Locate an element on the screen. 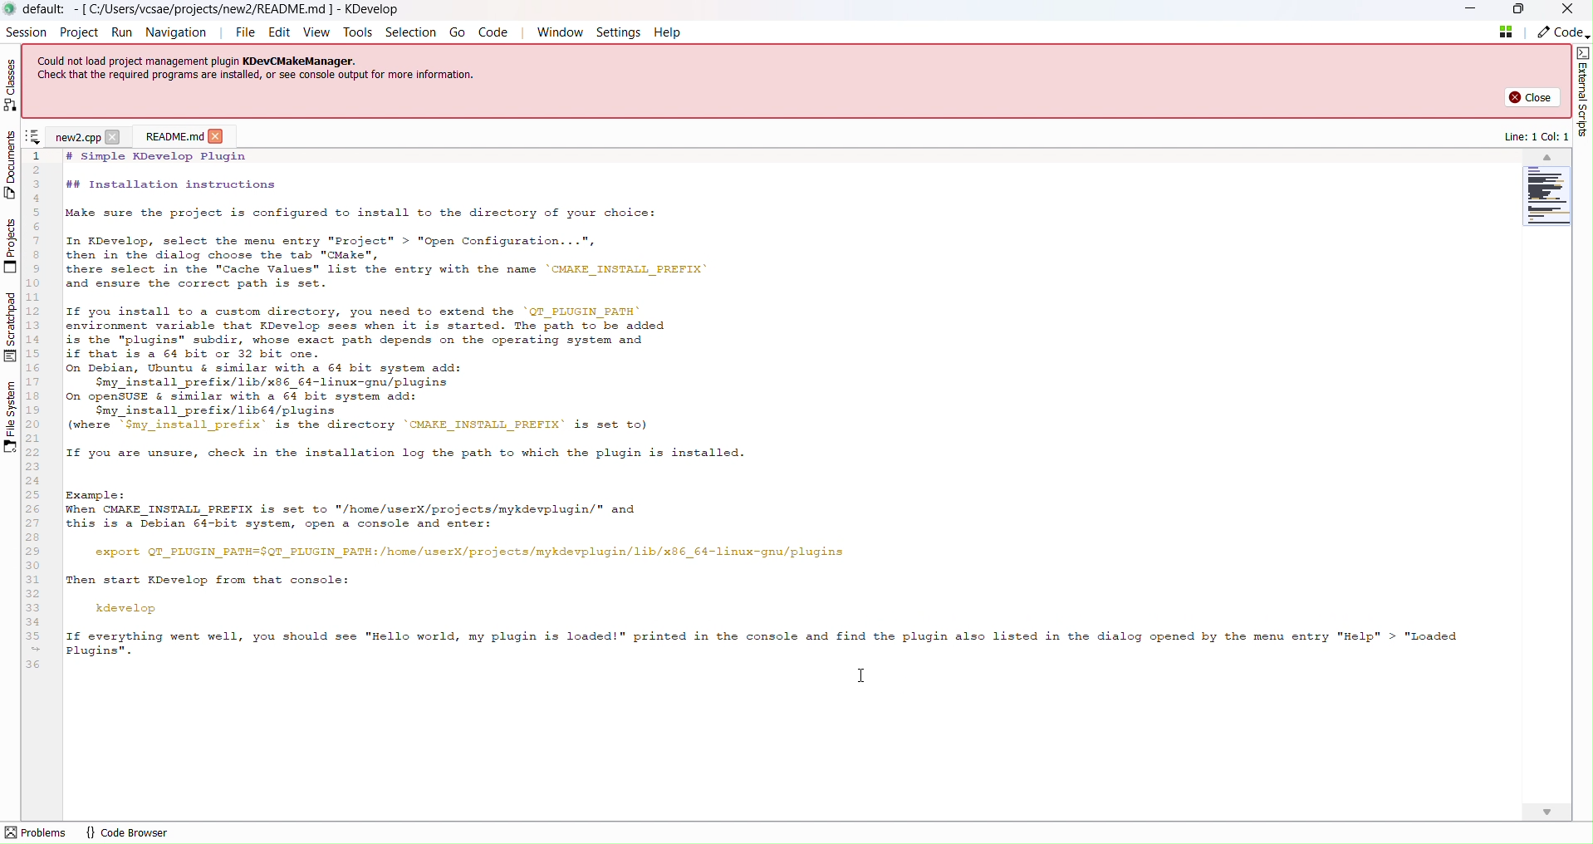  go is located at coordinates (458, 32).